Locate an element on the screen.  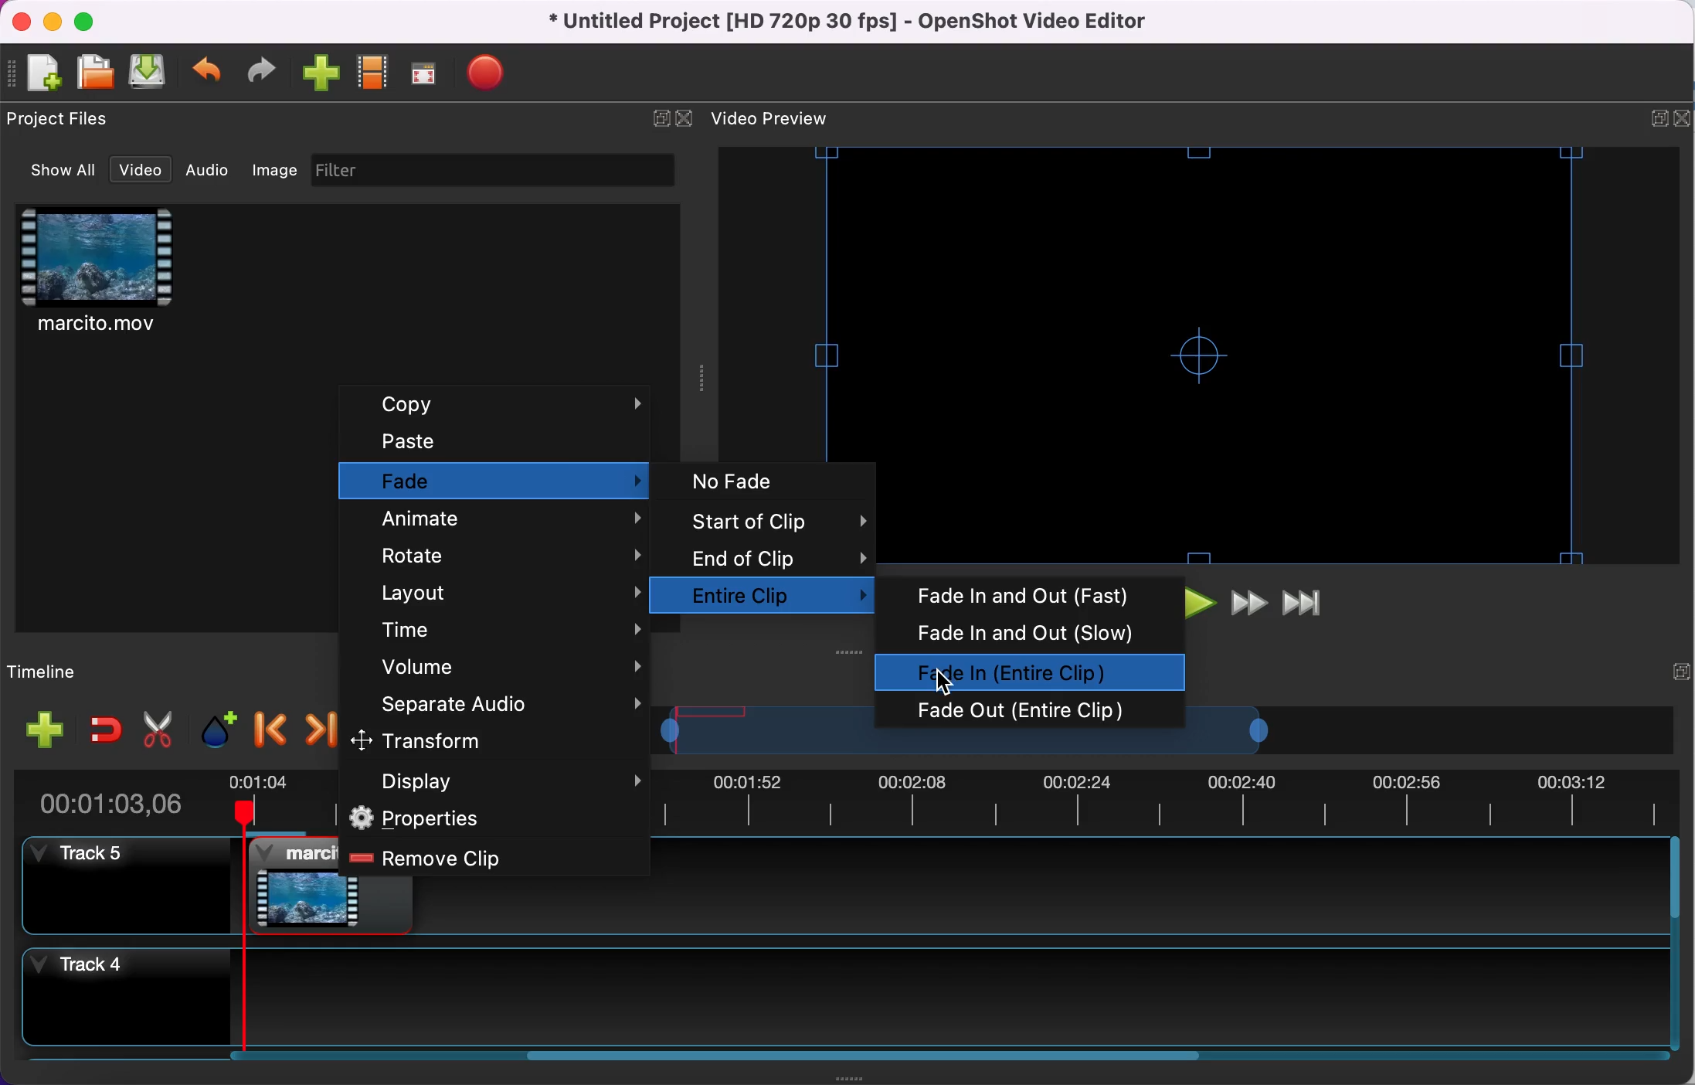
title - Untitled Project [HD 720p 30 fps) - OpenShot Video Editor is located at coordinates (855, 22).